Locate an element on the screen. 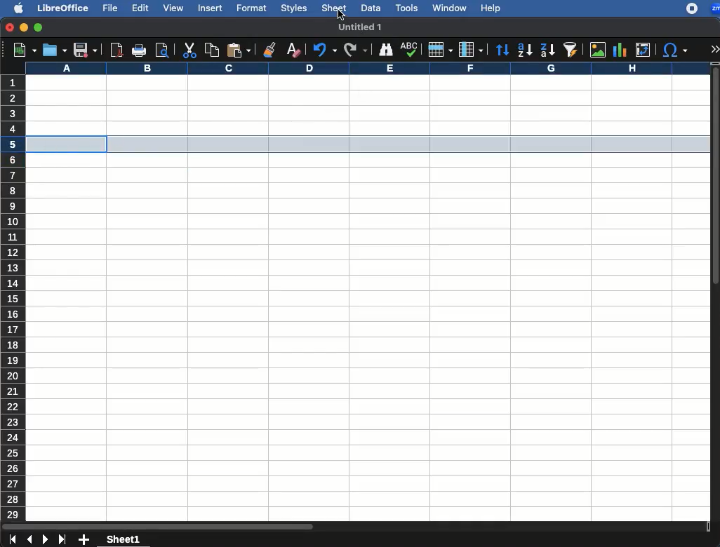 The height and width of the screenshot is (547, 720). expand is located at coordinates (715, 46).